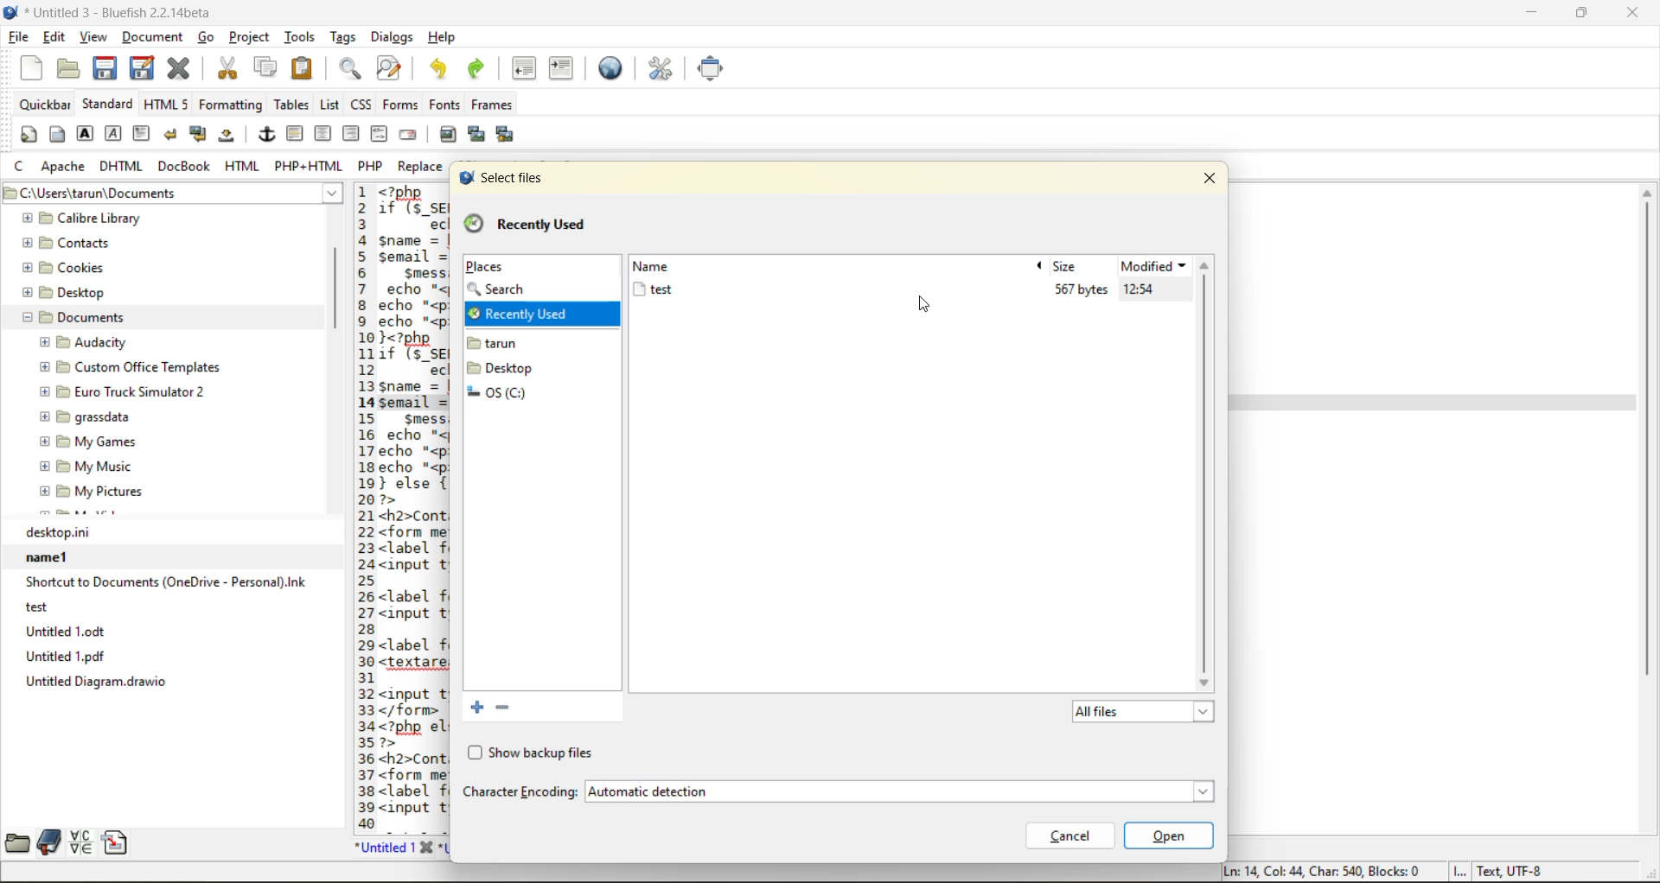 This screenshot has width=1660, height=883. I want to click on open, so click(1168, 835).